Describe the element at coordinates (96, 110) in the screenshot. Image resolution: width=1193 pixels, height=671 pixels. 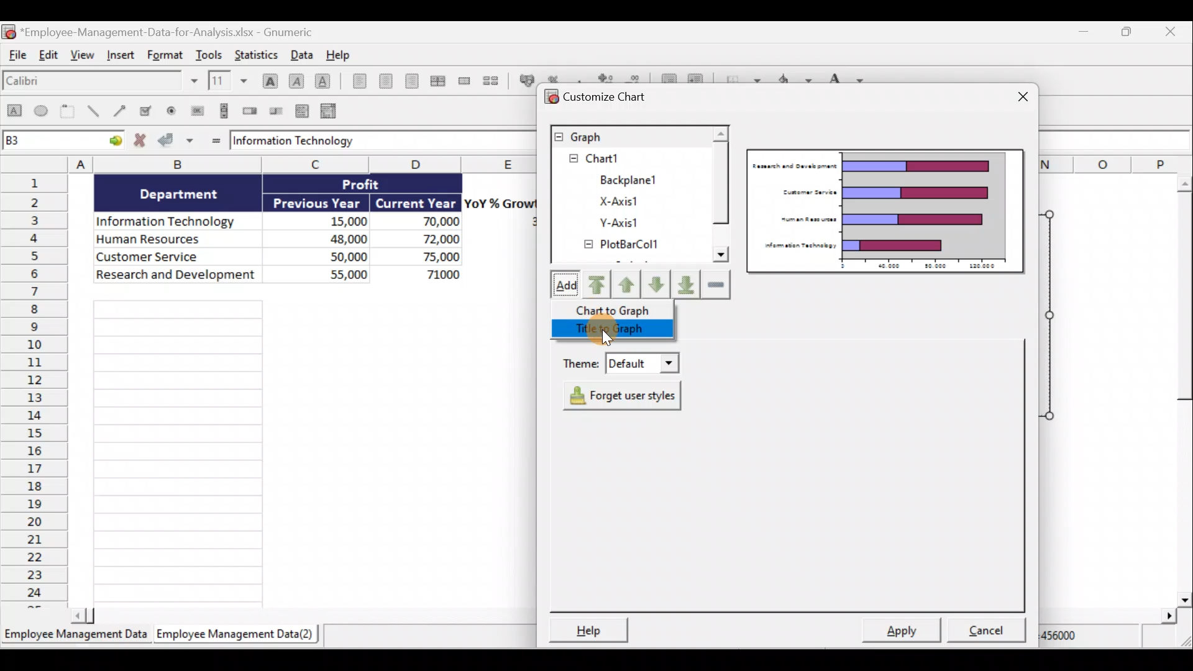
I see `Create a line object` at that location.